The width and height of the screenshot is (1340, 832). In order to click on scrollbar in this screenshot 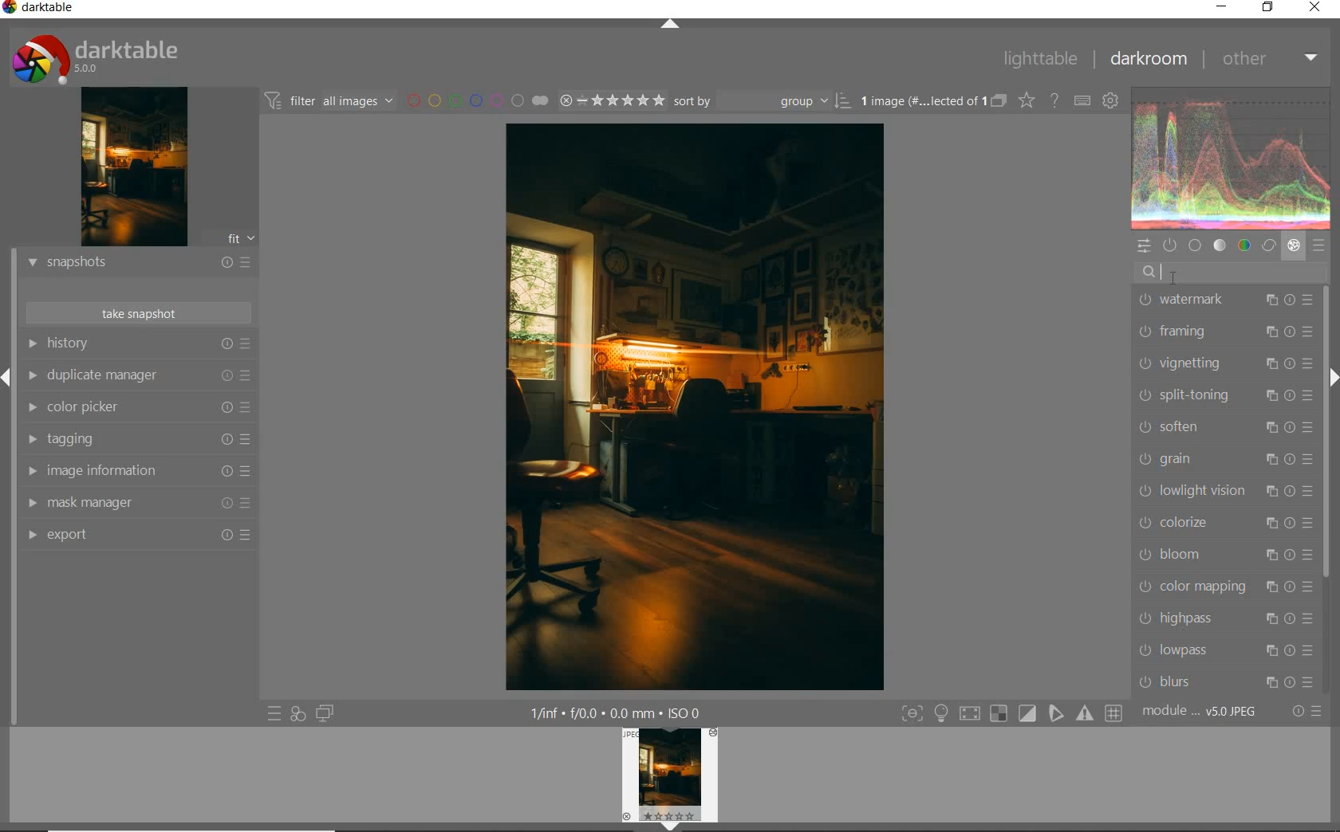, I will do `click(1326, 431)`.